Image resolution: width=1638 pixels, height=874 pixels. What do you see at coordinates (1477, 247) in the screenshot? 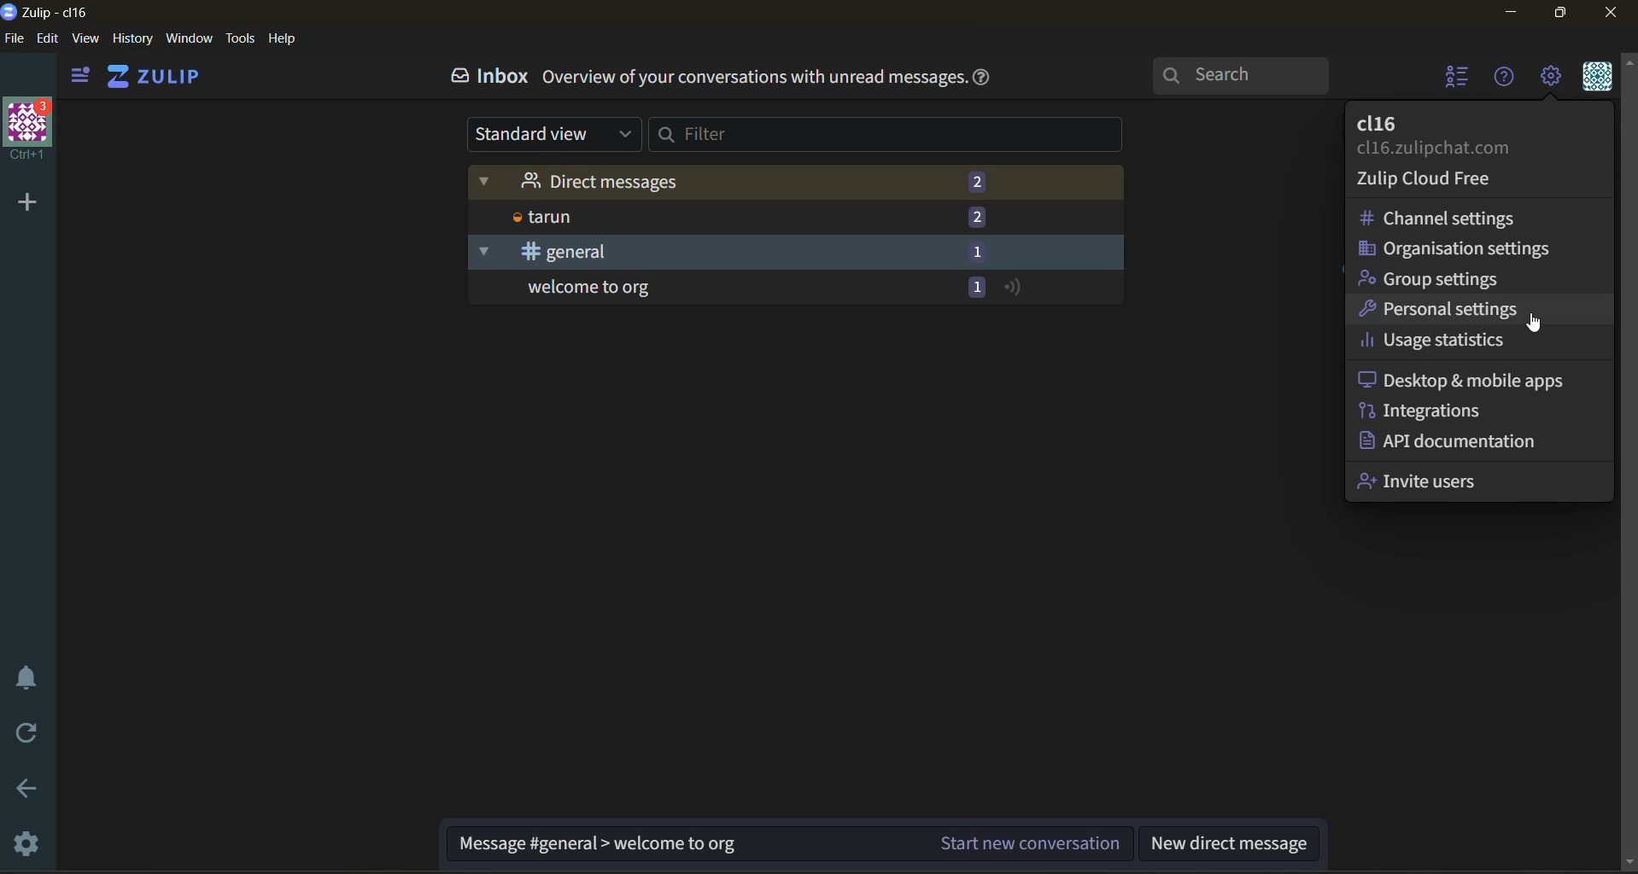
I see `organisation settings` at bounding box center [1477, 247].